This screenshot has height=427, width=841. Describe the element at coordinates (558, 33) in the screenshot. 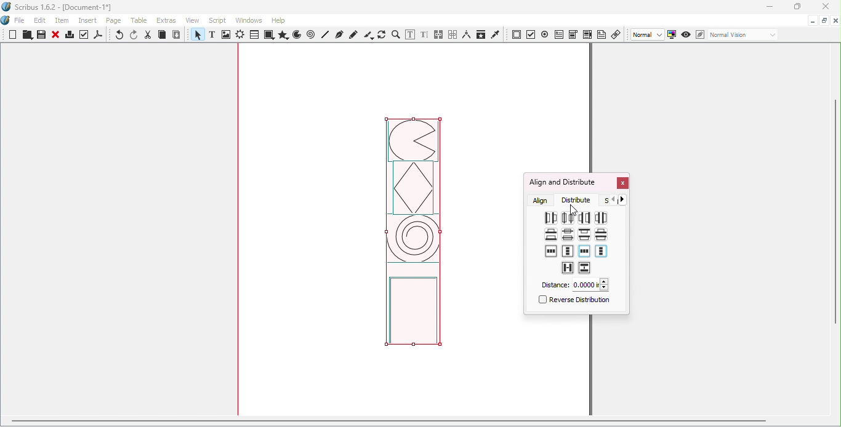

I see `PDF text field` at that location.